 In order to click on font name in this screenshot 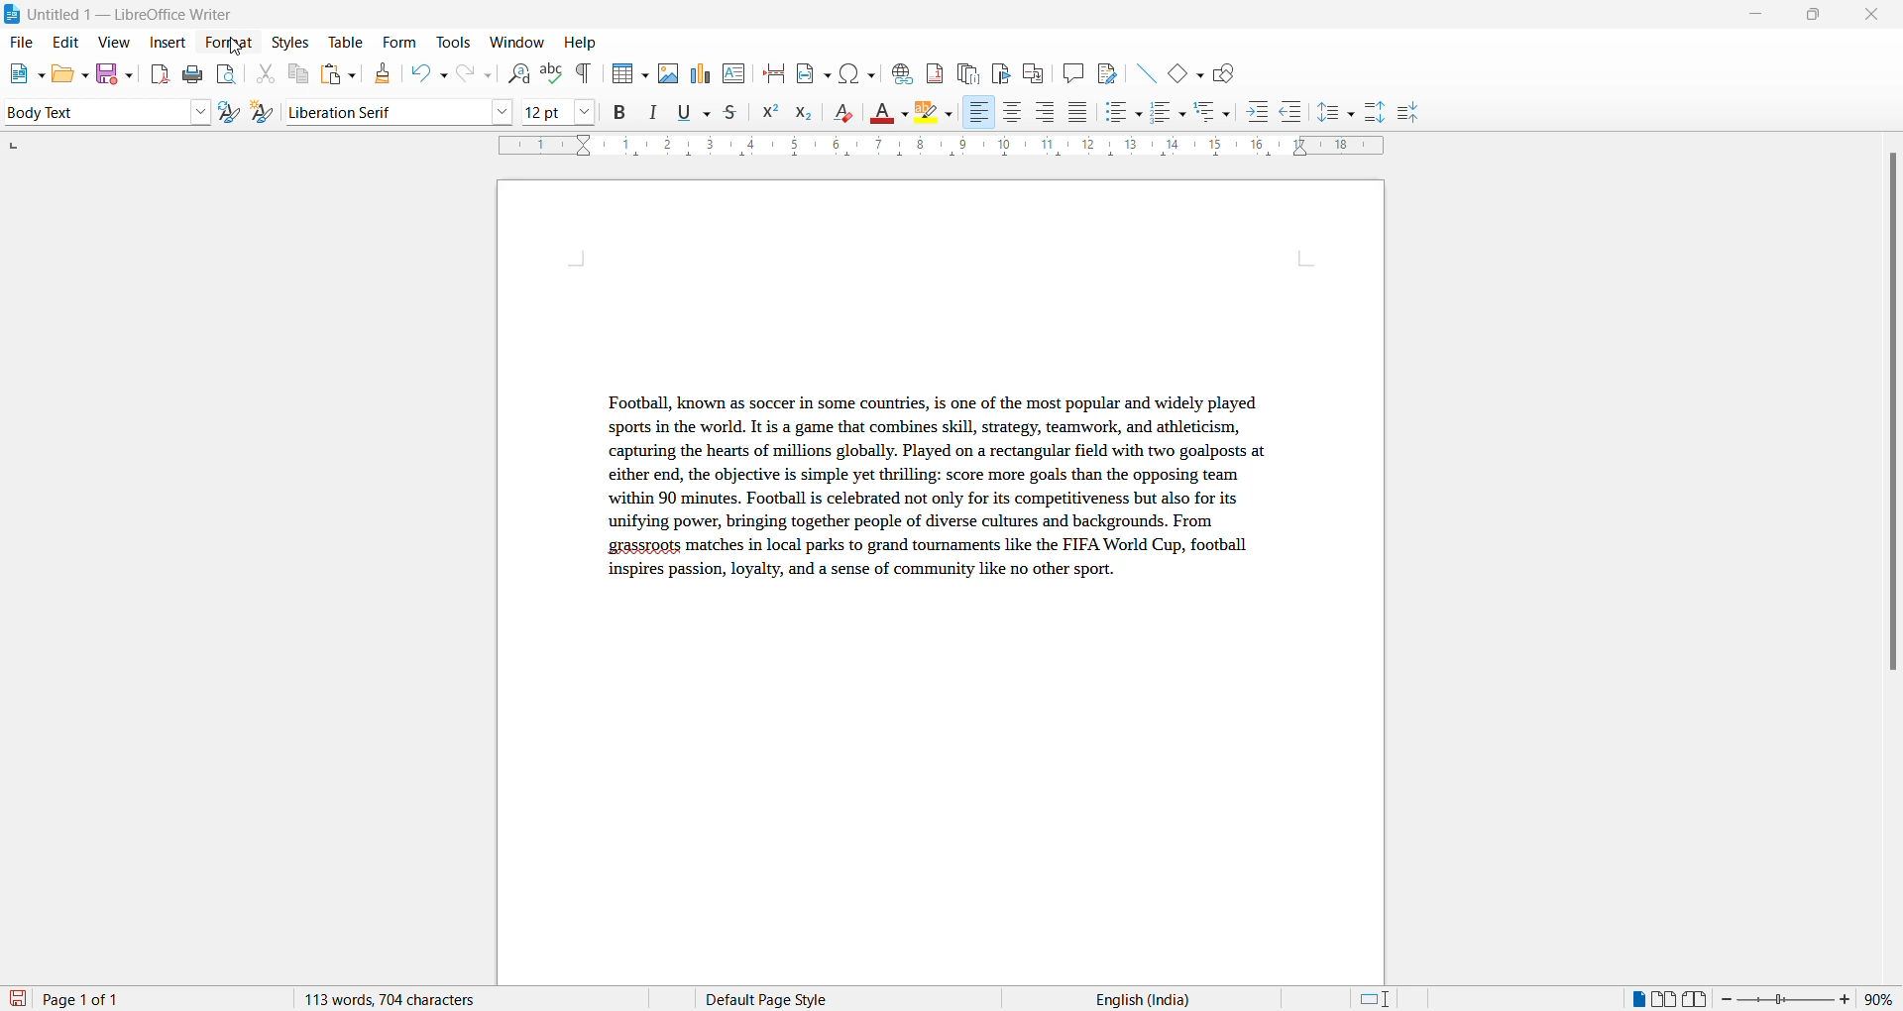, I will do `click(383, 111)`.